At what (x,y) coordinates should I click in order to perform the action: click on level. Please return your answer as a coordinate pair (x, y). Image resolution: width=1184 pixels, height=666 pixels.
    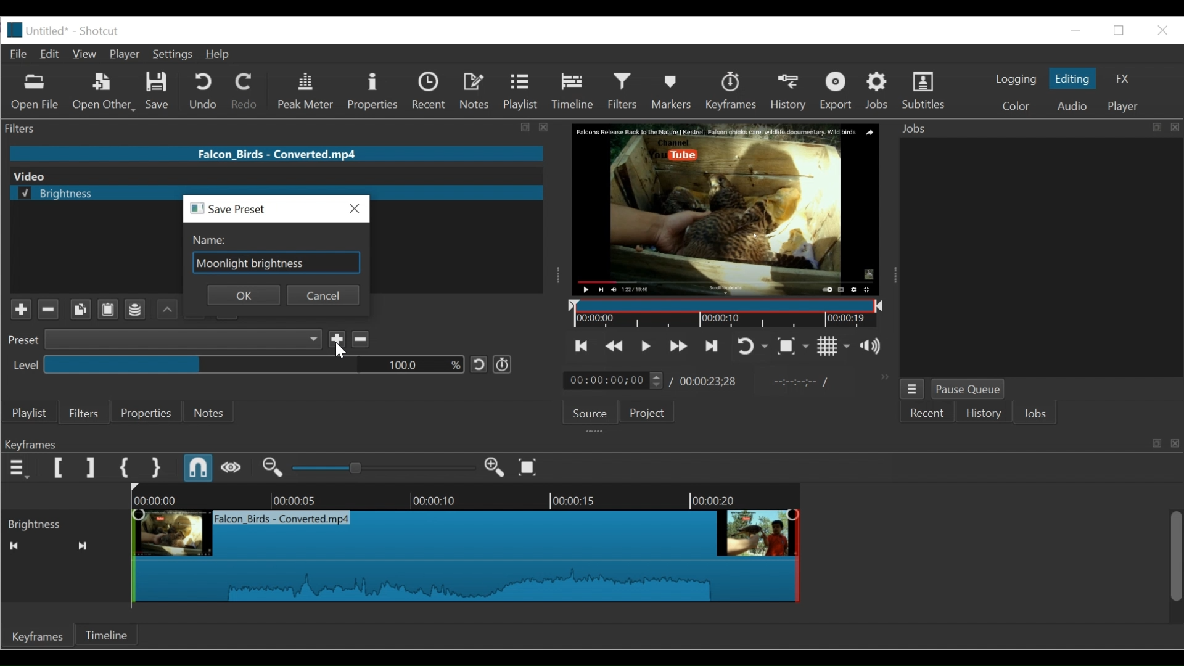
    Looking at the image, I should click on (21, 364).